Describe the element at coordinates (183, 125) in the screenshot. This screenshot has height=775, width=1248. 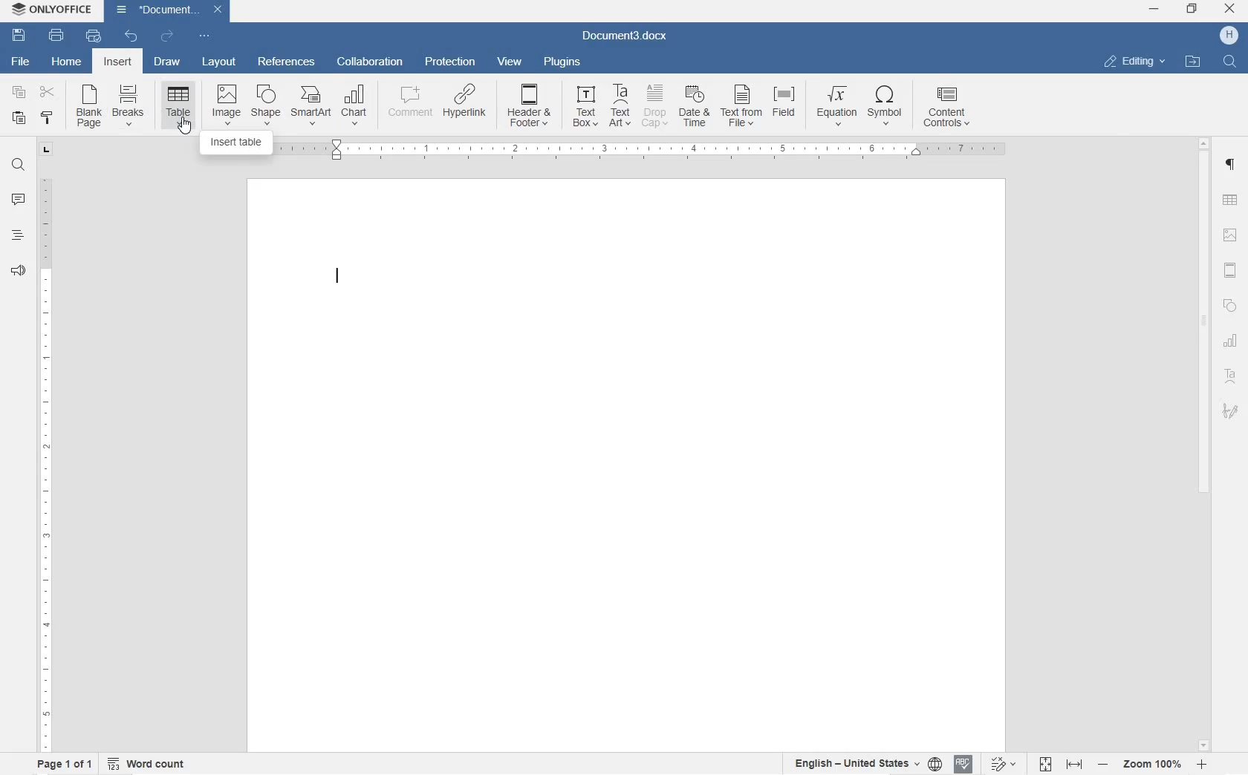
I see `cursor` at that location.